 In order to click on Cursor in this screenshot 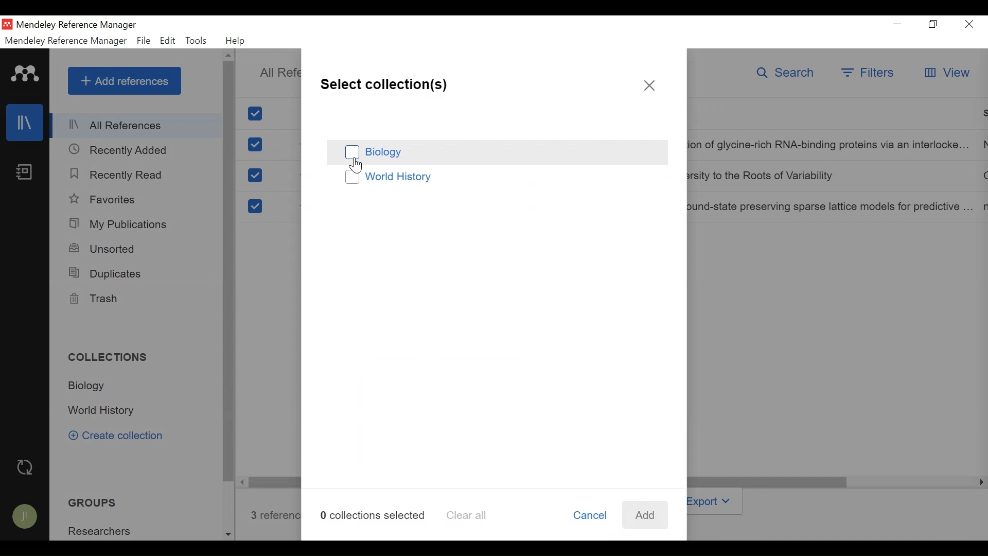, I will do `click(357, 166)`.